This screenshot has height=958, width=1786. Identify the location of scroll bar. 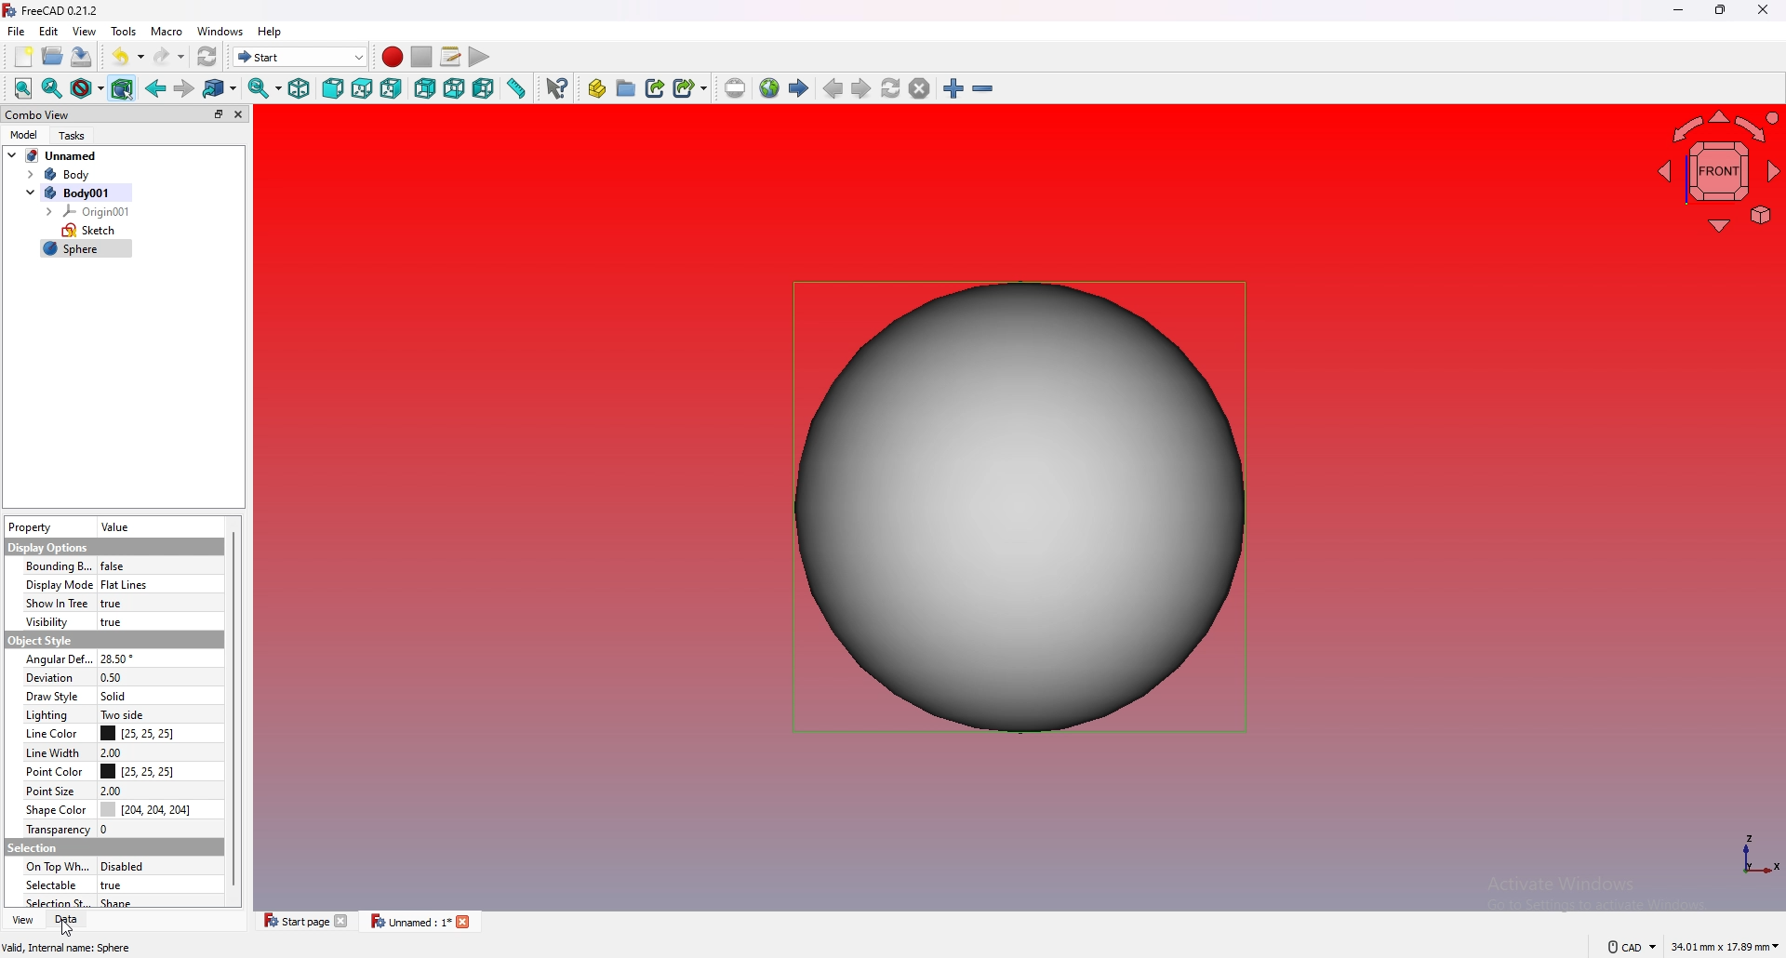
(233, 707).